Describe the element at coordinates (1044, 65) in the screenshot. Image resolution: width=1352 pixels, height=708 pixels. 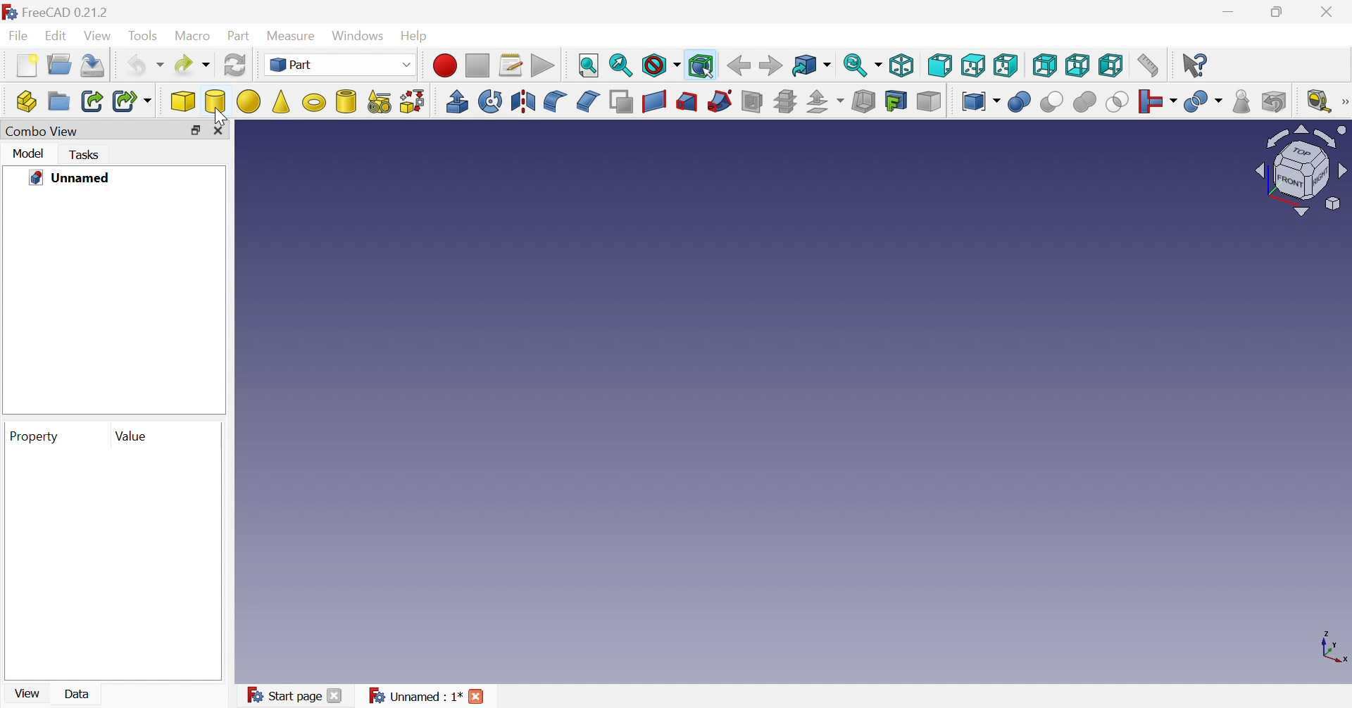
I see `Rear` at that location.